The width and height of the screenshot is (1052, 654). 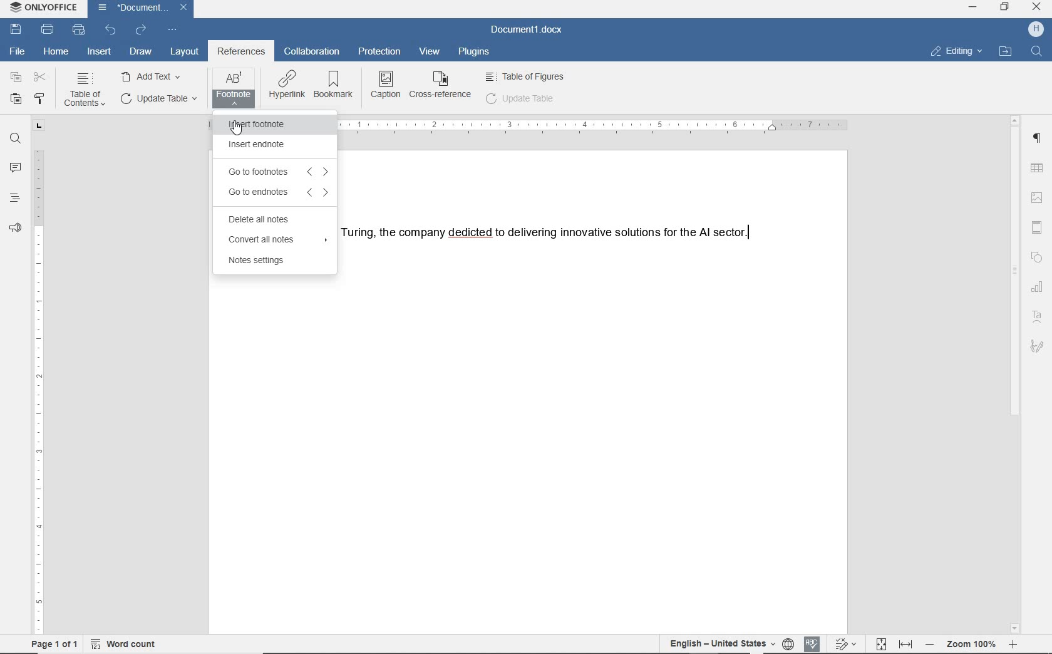 What do you see at coordinates (152, 76) in the screenshot?
I see `addtext` at bounding box center [152, 76].